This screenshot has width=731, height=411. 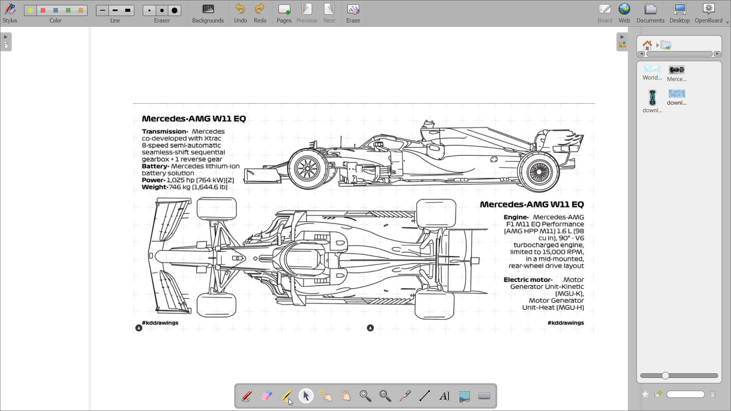 What do you see at coordinates (444, 396) in the screenshot?
I see `write text` at bounding box center [444, 396].